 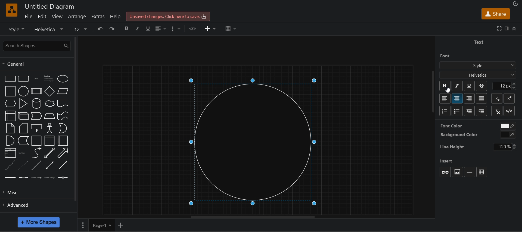 I want to click on left align, so click(x=160, y=29).